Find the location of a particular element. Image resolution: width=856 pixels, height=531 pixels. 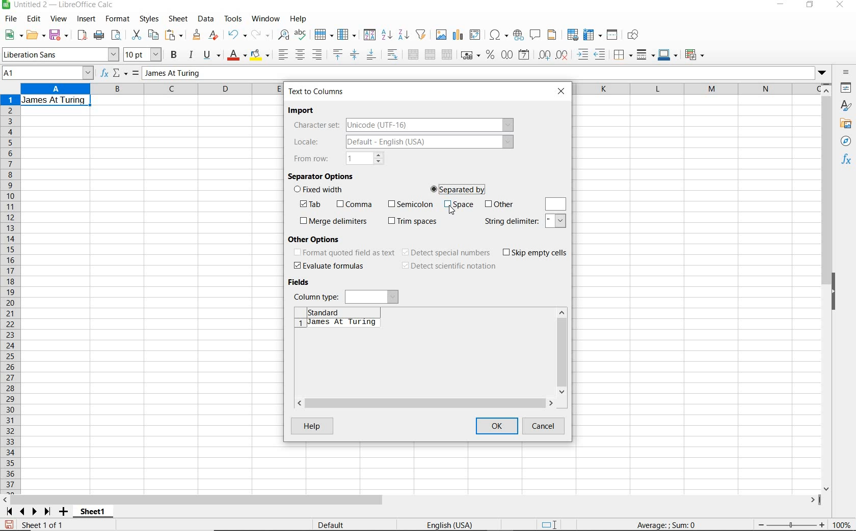

wrap text is located at coordinates (392, 55).